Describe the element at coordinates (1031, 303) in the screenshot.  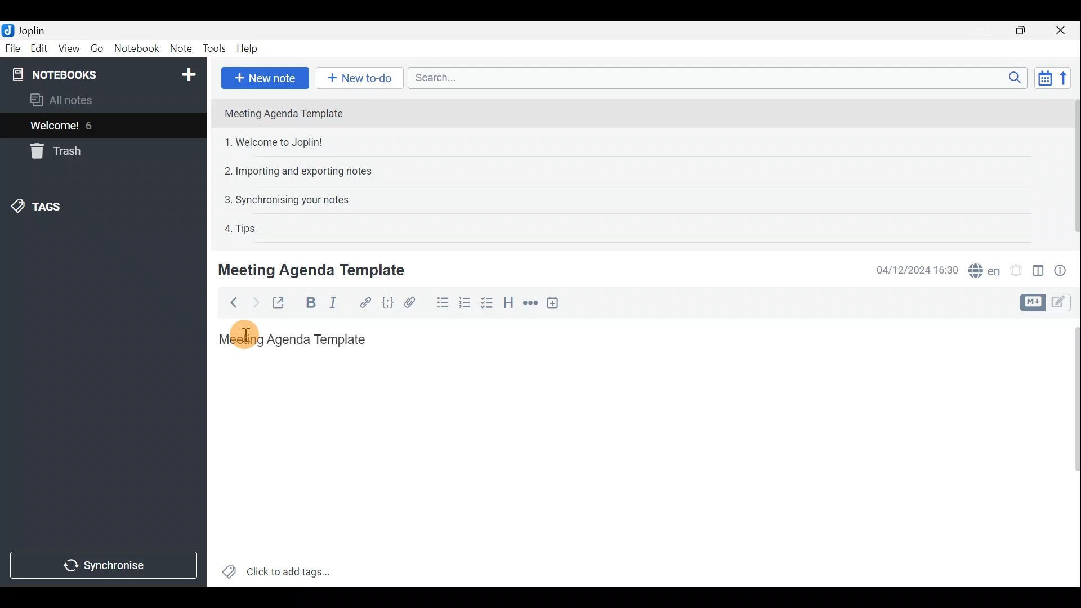
I see `Toggle editors` at that location.